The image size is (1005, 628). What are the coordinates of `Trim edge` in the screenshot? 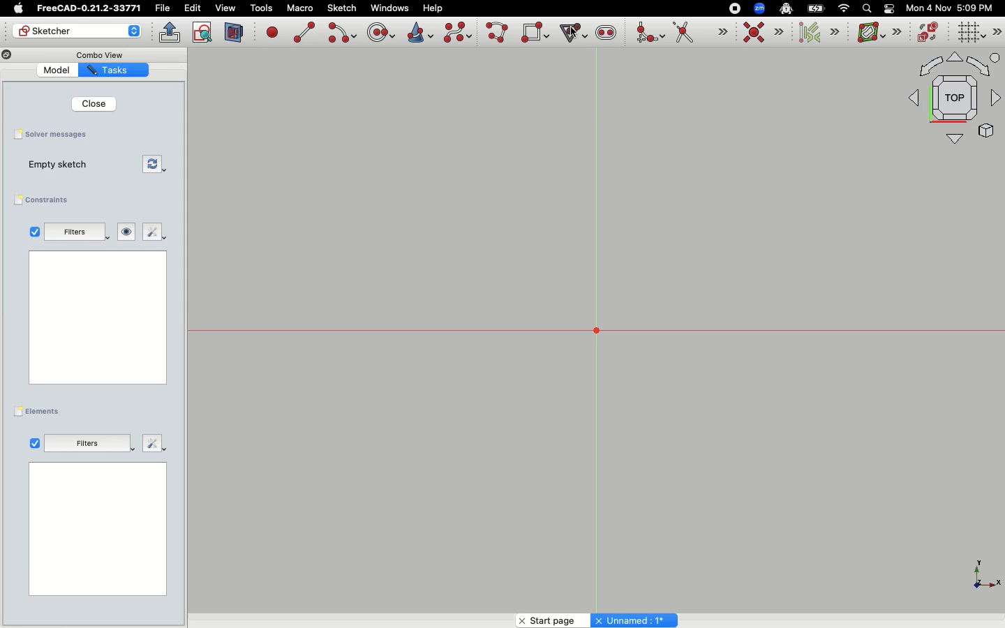 It's located at (700, 33).